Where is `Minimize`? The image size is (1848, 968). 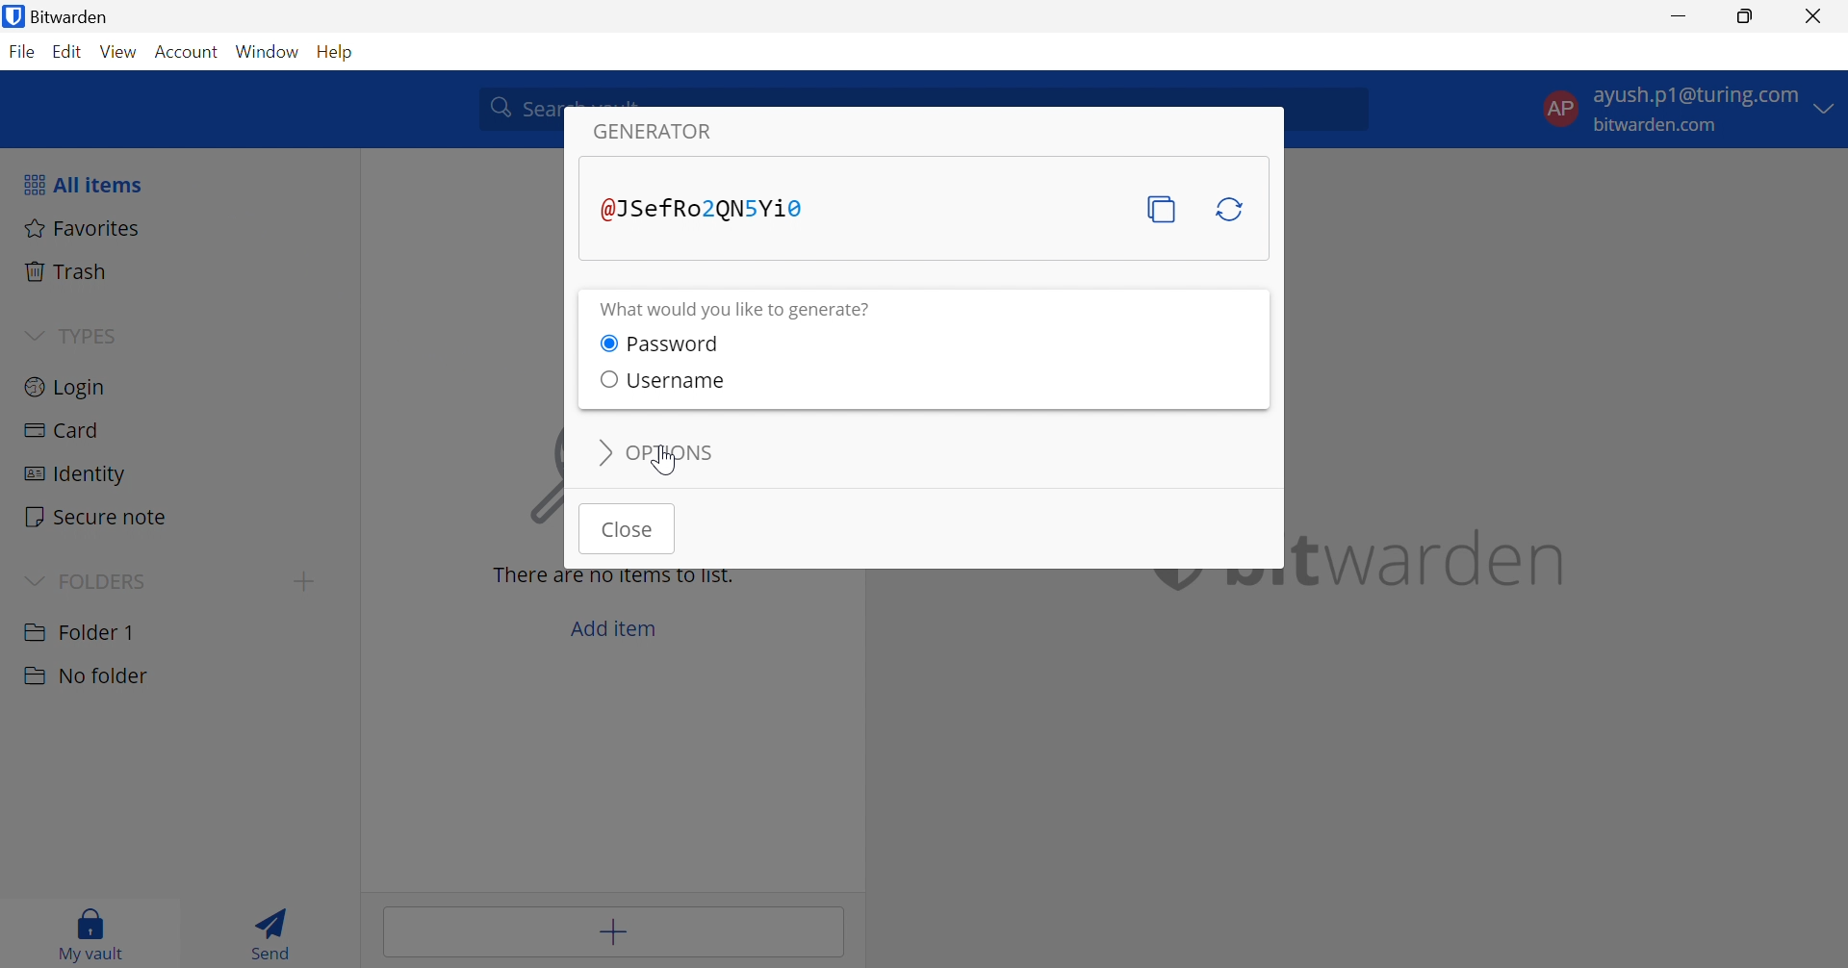
Minimize is located at coordinates (1680, 13).